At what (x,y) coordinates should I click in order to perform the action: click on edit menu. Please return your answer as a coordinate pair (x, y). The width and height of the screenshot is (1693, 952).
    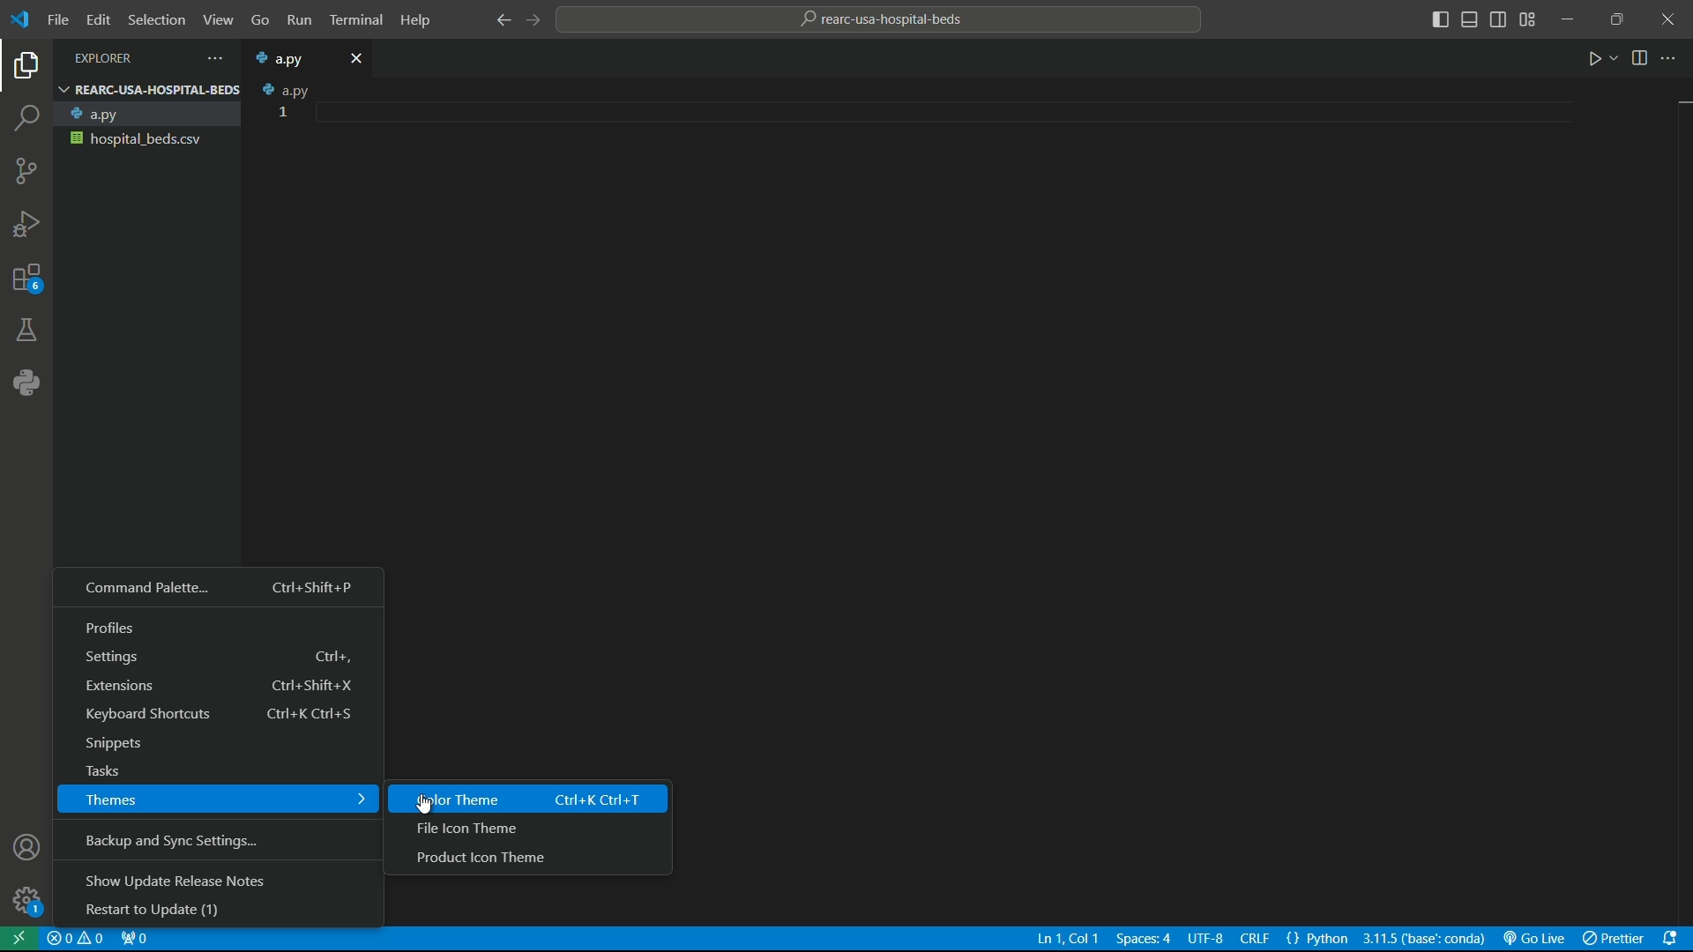
    Looking at the image, I should click on (98, 19).